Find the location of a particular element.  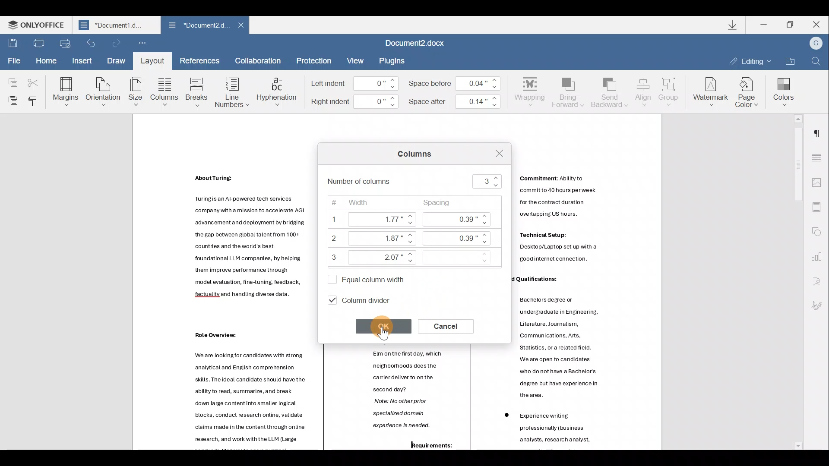

Number of columns is located at coordinates (416, 181).